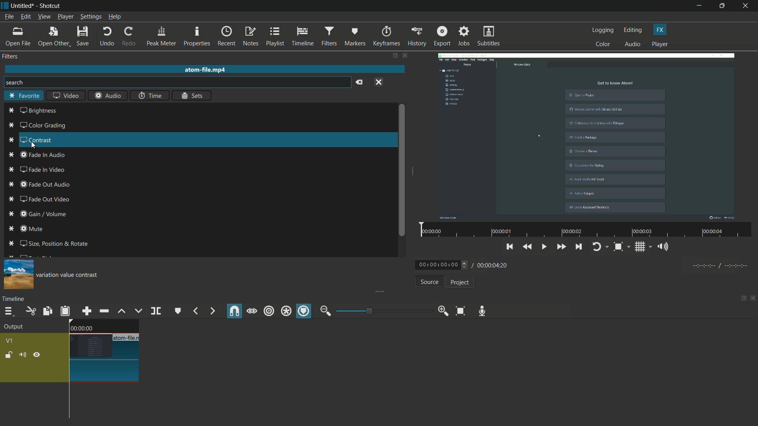 This screenshot has height=426, width=758. Describe the element at coordinates (178, 311) in the screenshot. I see `create/edit marker` at that location.